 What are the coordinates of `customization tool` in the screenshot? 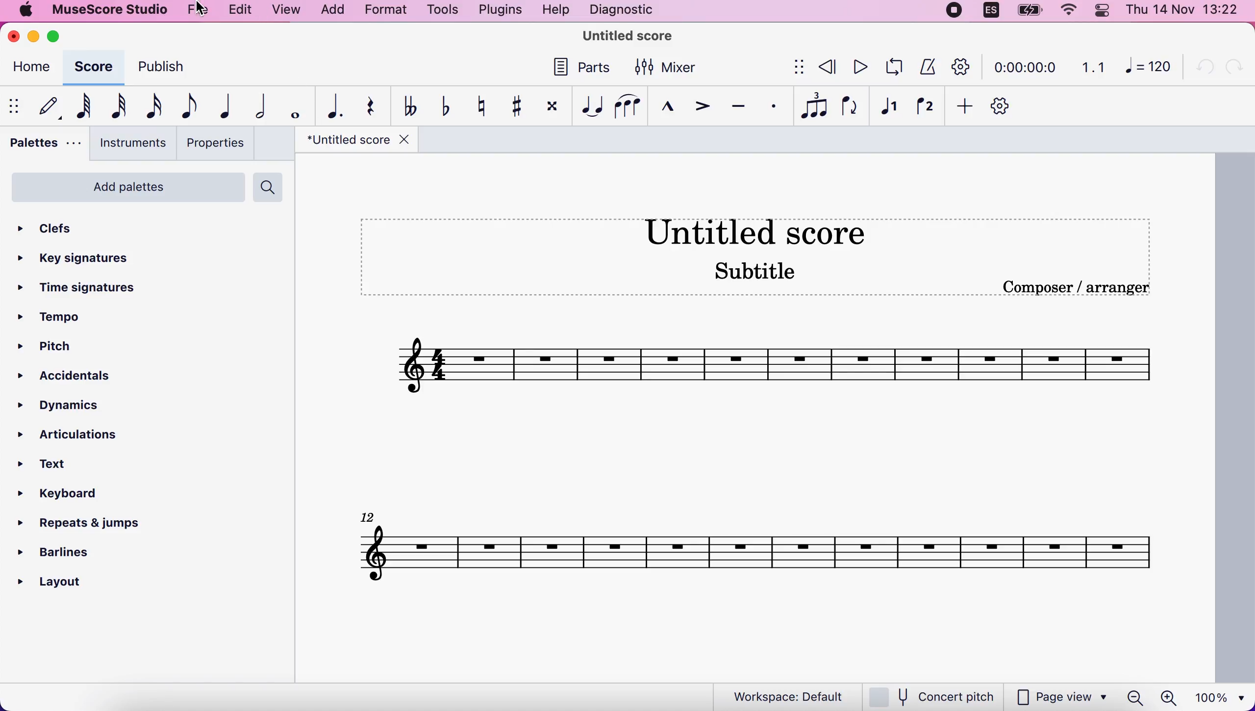 It's located at (958, 67).